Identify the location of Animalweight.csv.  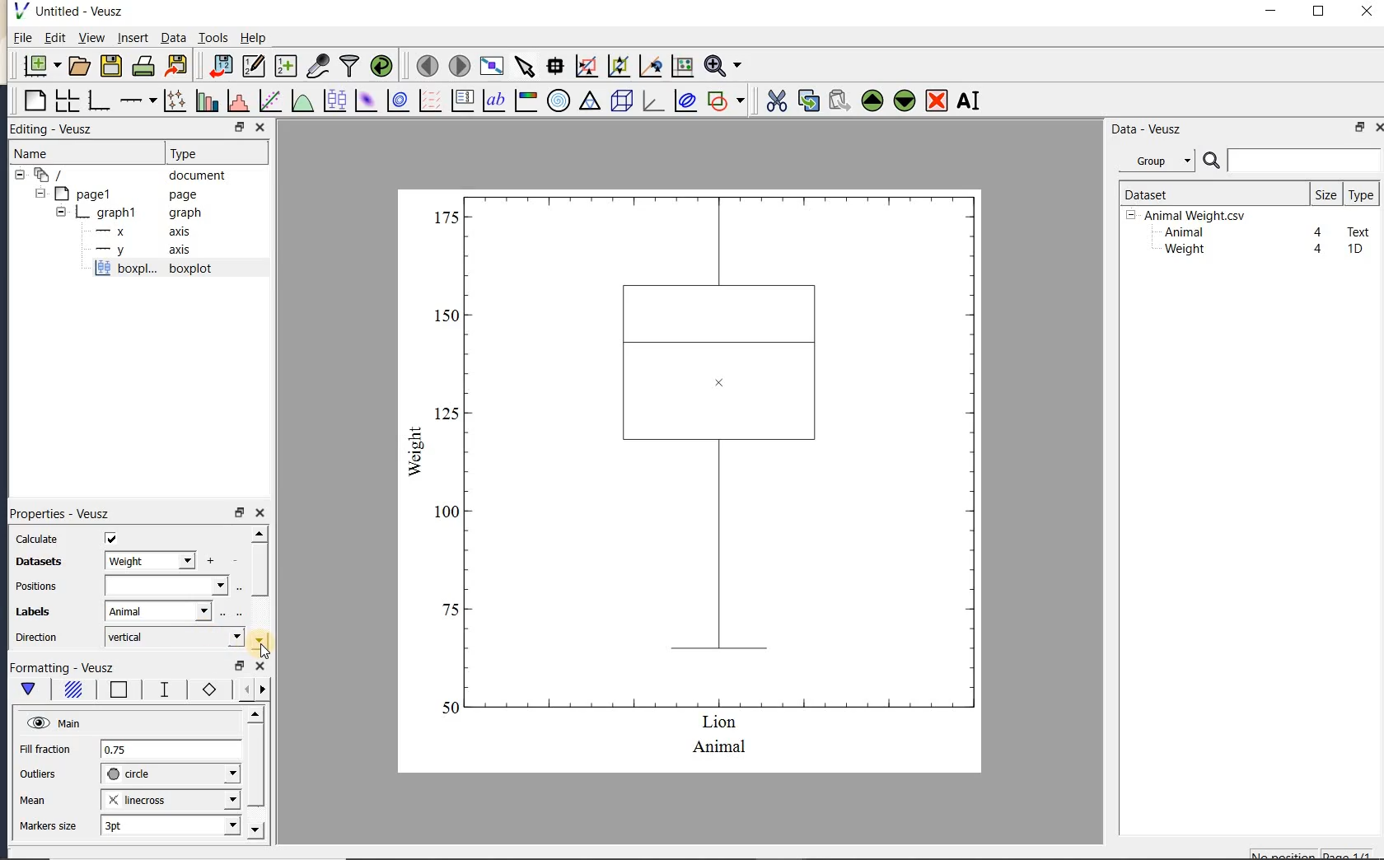
(1190, 216).